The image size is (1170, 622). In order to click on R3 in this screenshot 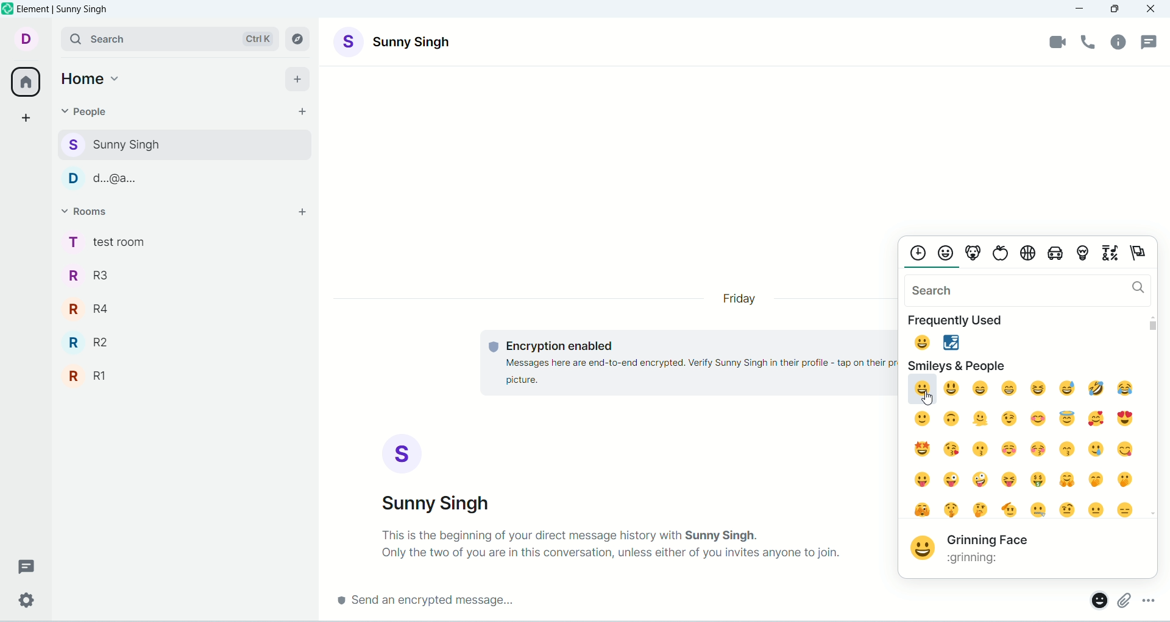, I will do `click(183, 274)`.